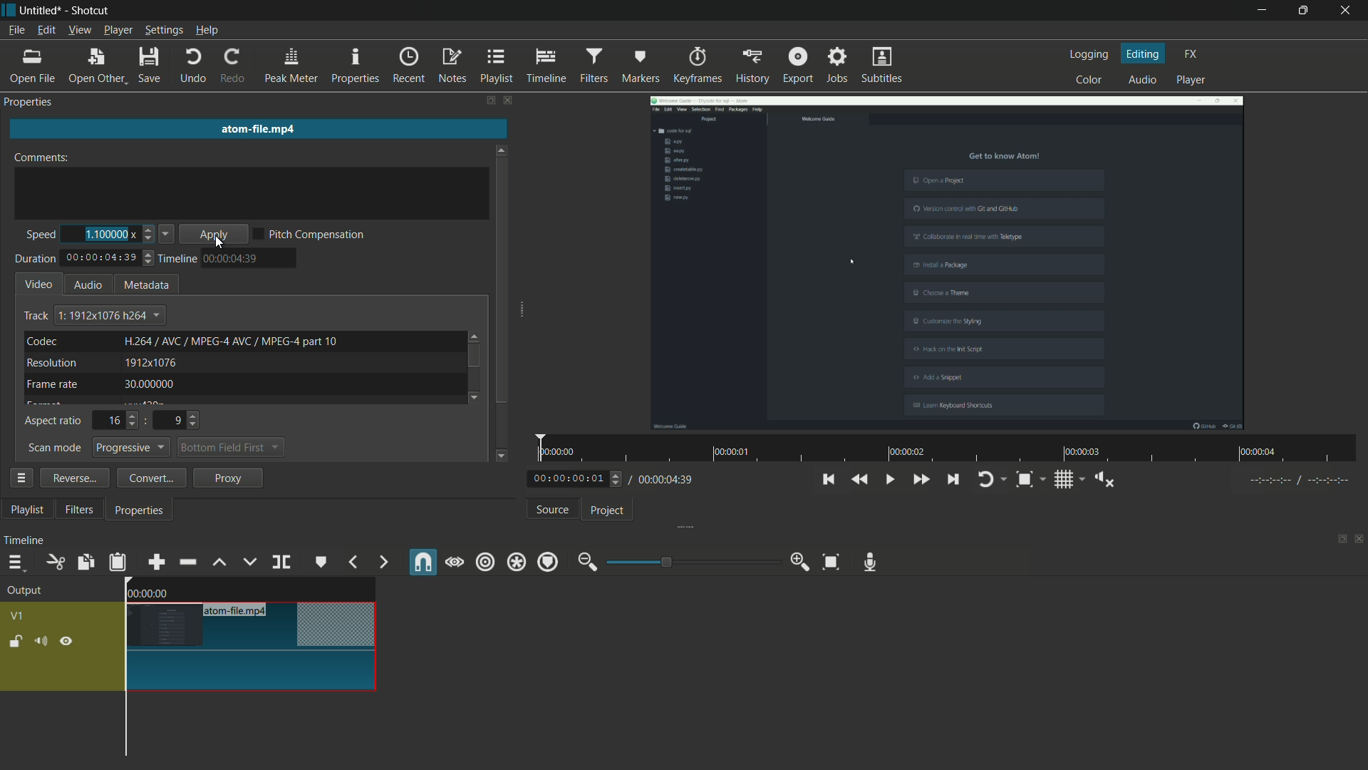  I want to click on proxy, so click(229, 478).